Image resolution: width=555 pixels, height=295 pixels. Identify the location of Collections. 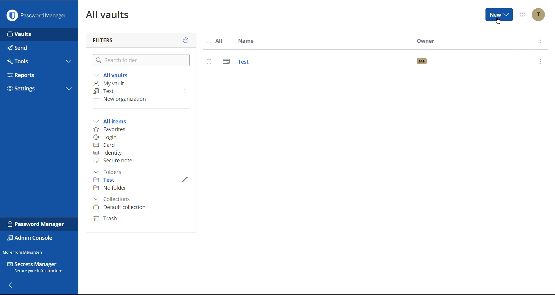
(114, 200).